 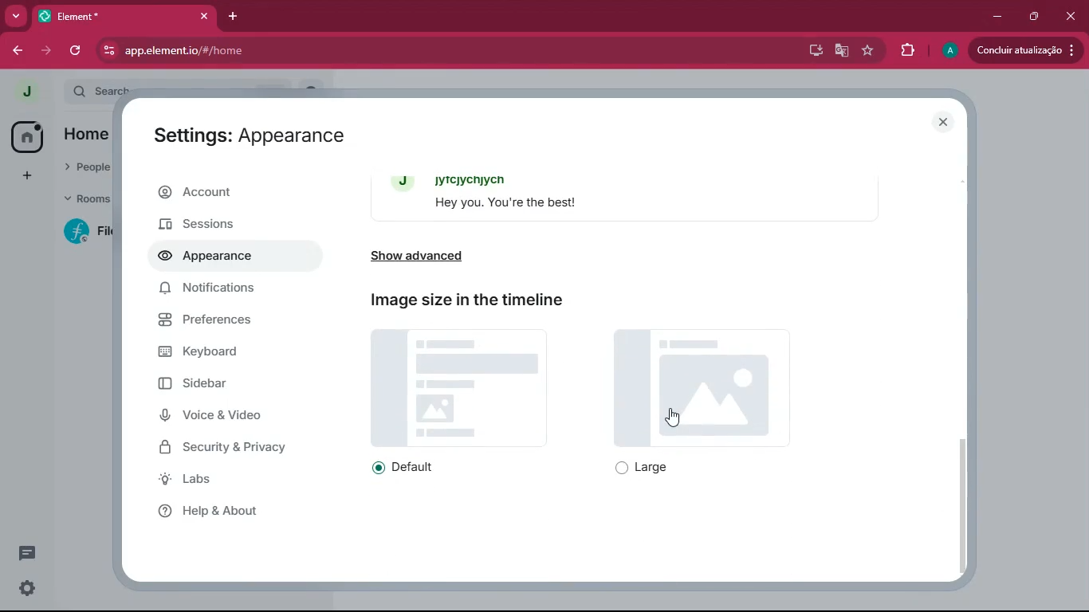 I want to click on back, so click(x=17, y=50).